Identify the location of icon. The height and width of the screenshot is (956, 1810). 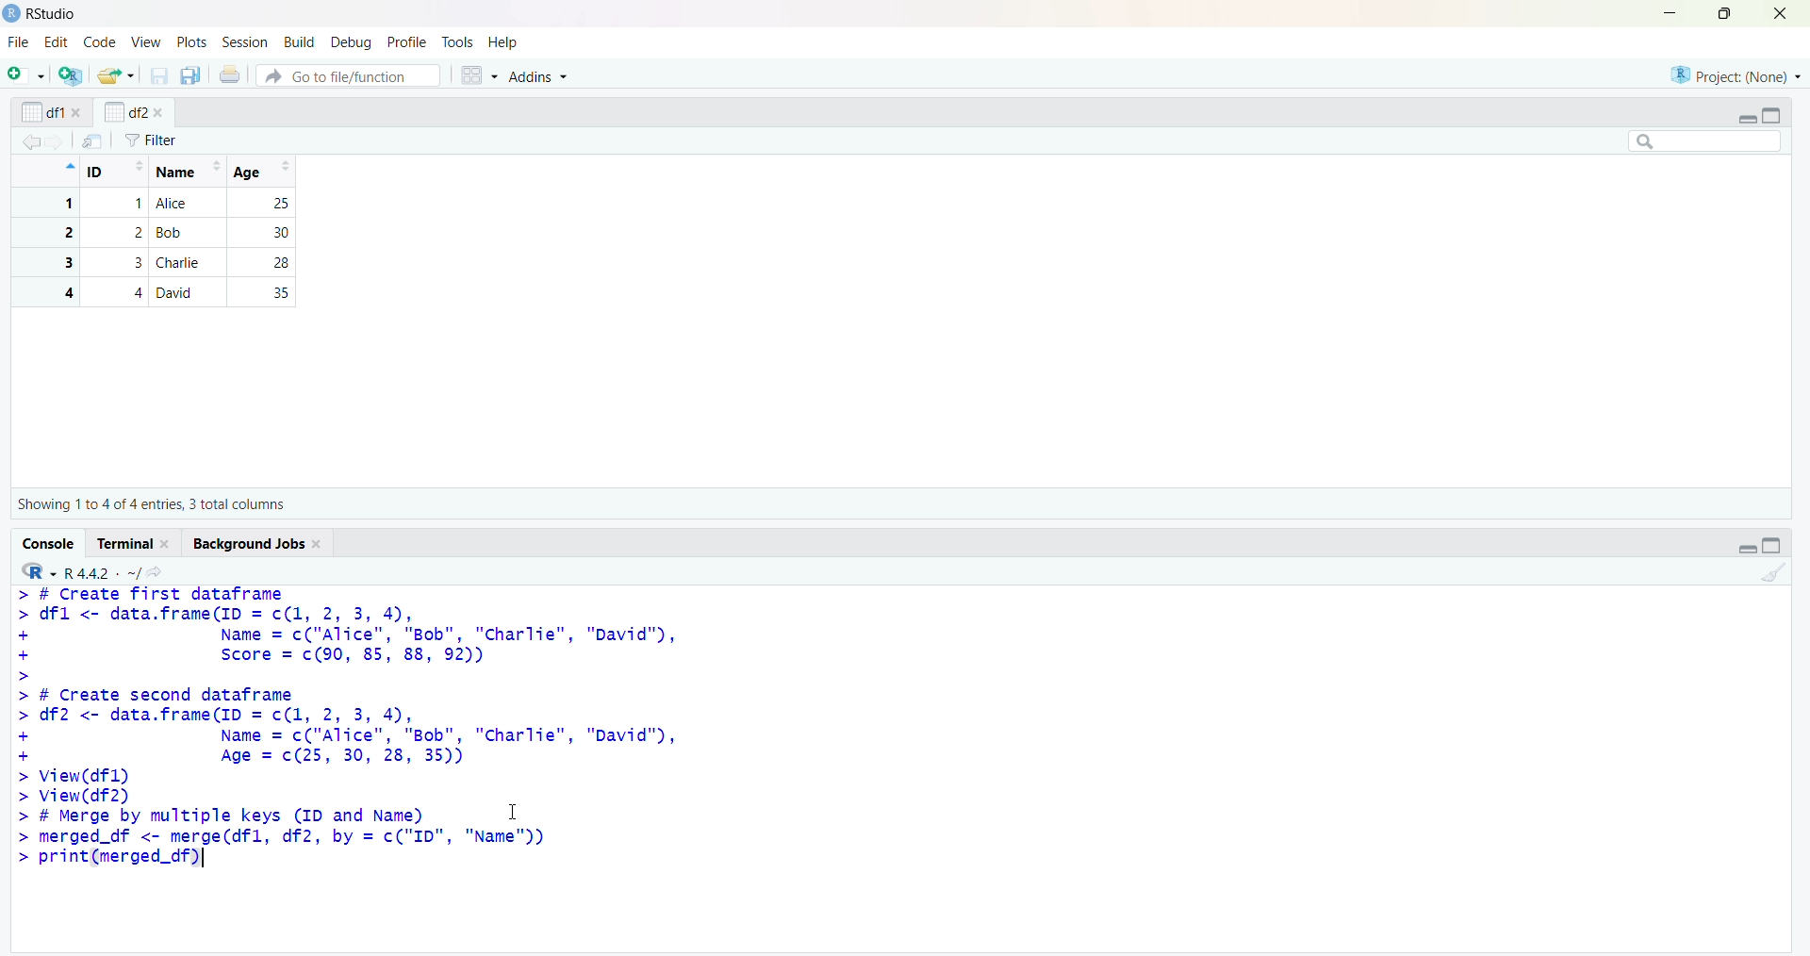
(68, 166).